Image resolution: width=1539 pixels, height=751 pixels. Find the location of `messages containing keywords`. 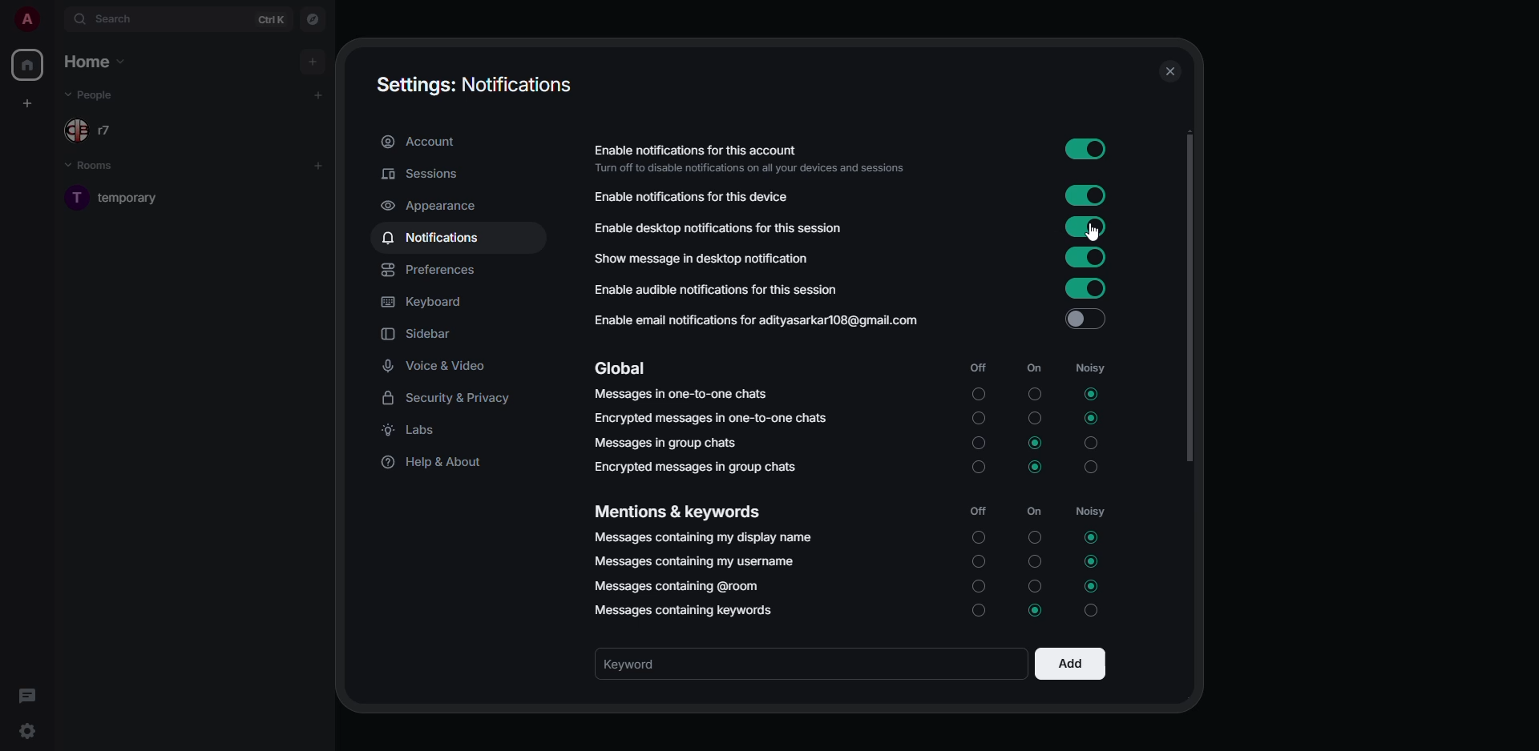

messages containing keywords is located at coordinates (689, 610).